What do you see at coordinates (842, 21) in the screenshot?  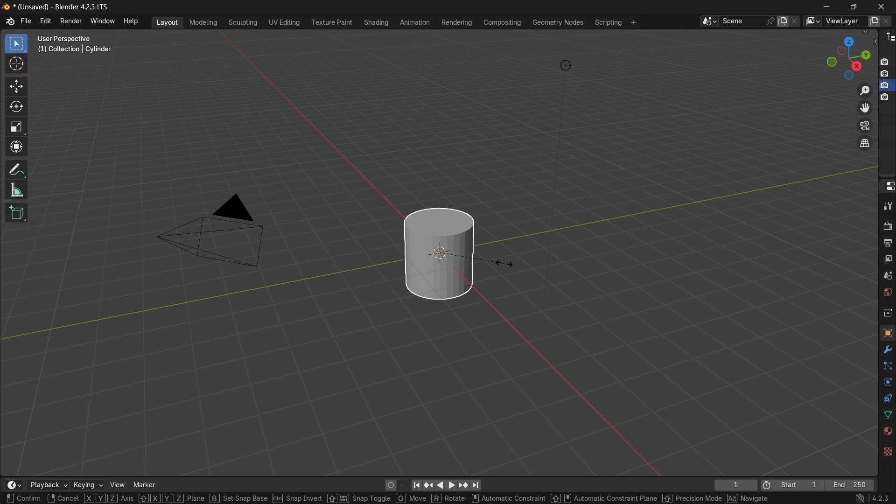 I see `viewLayer` at bounding box center [842, 21].